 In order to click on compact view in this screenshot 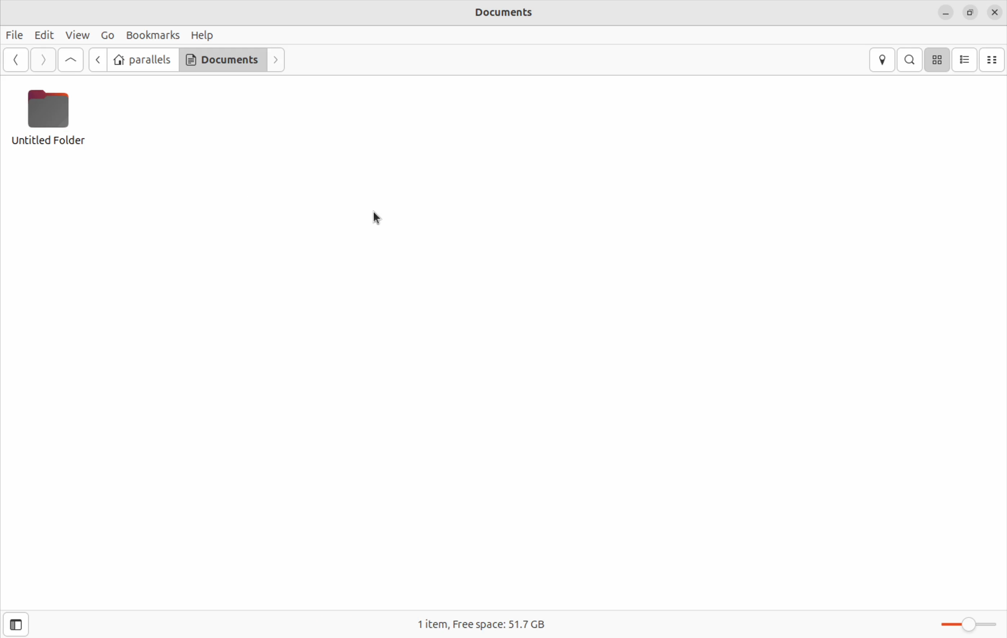, I will do `click(994, 59)`.